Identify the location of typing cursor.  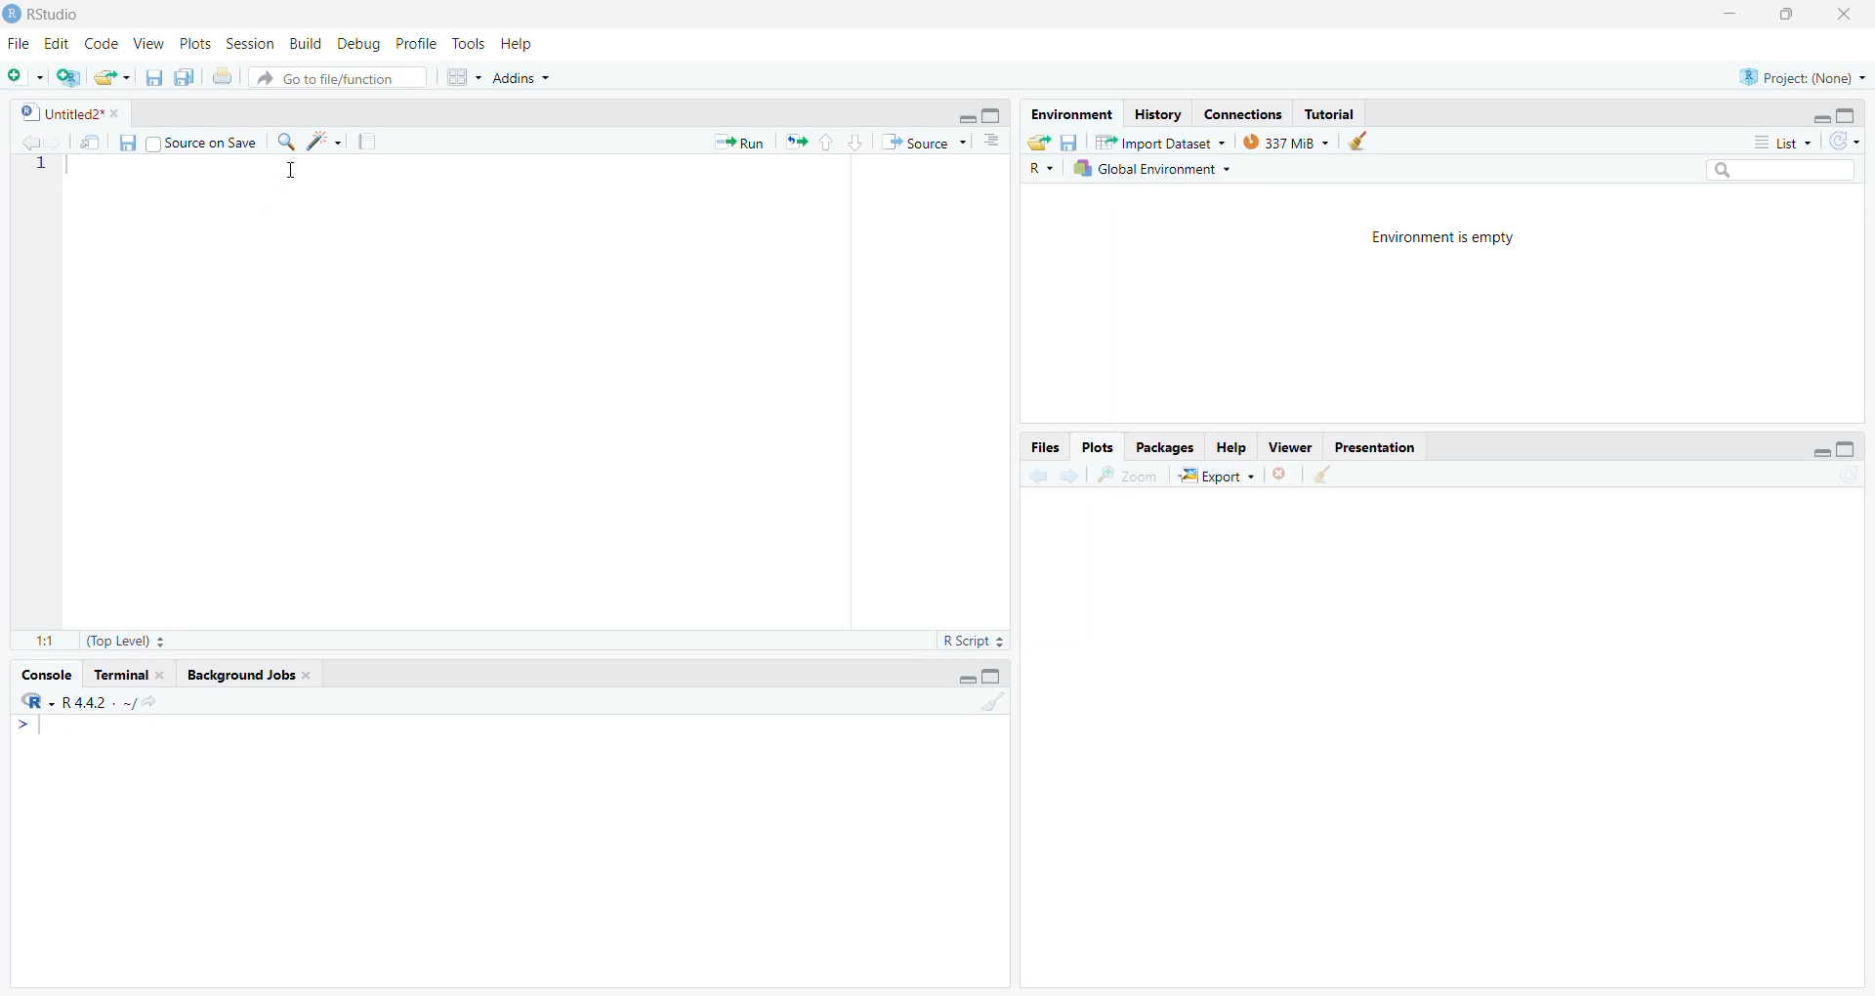
(36, 729).